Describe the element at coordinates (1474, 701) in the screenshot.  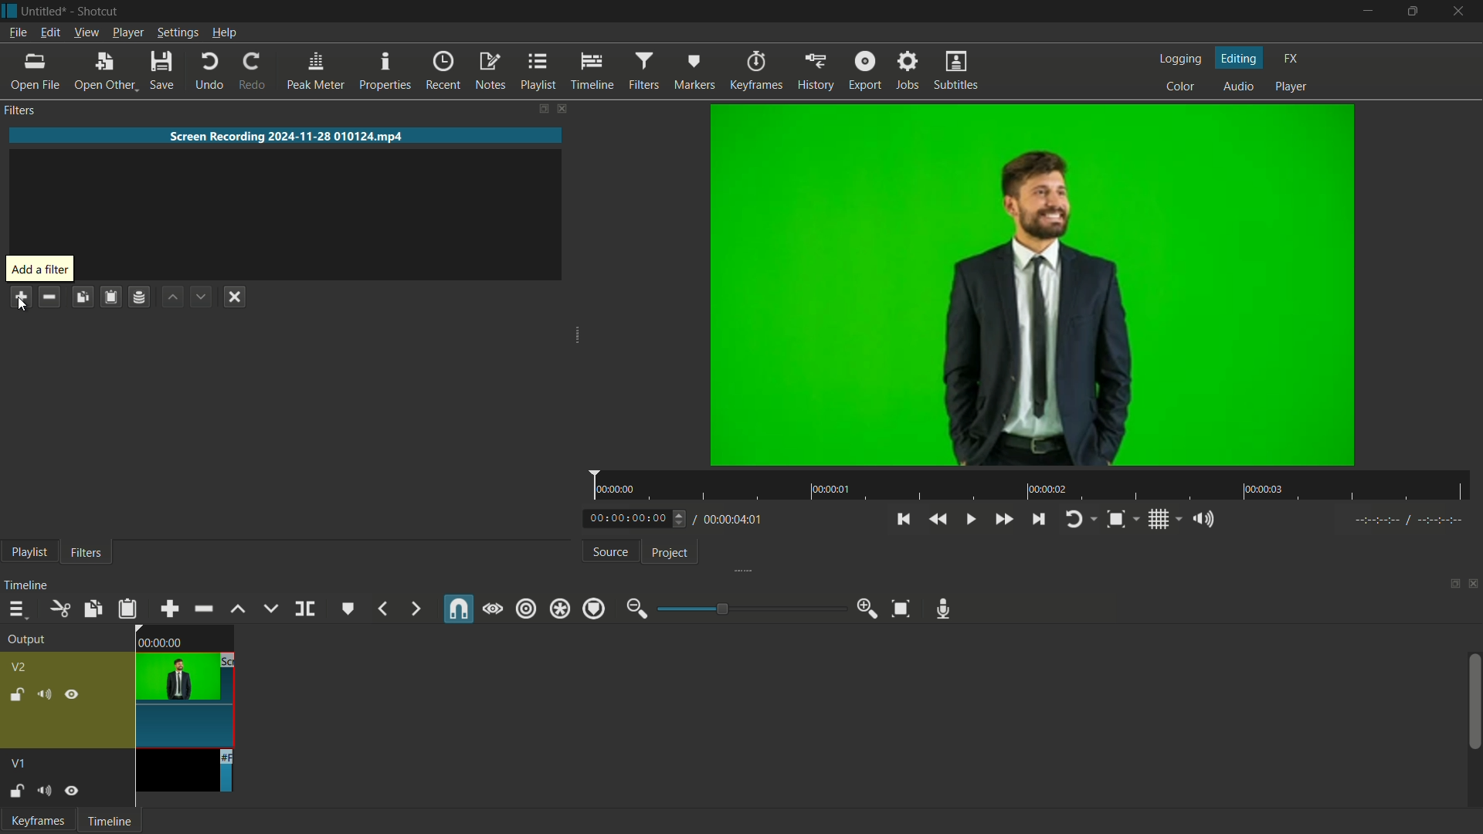
I see `scroll bar` at that location.